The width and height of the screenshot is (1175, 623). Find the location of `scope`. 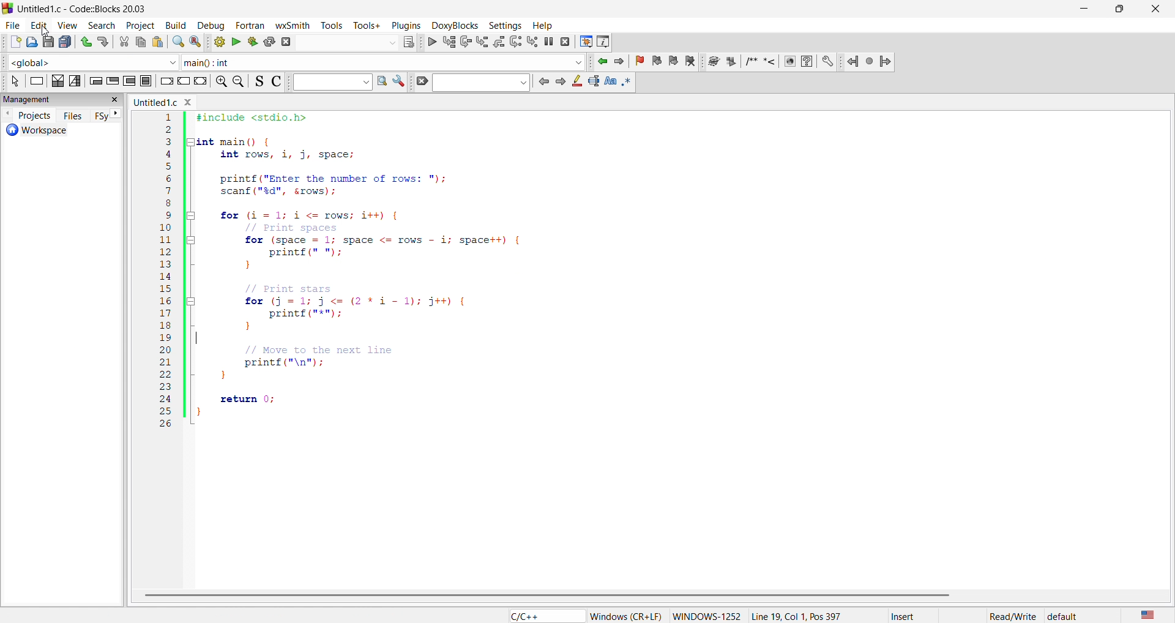

scope is located at coordinates (91, 62).